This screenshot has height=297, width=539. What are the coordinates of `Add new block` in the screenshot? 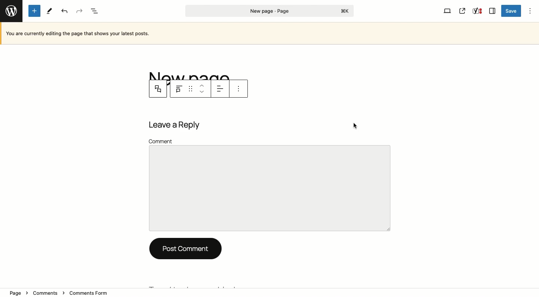 It's located at (34, 12).